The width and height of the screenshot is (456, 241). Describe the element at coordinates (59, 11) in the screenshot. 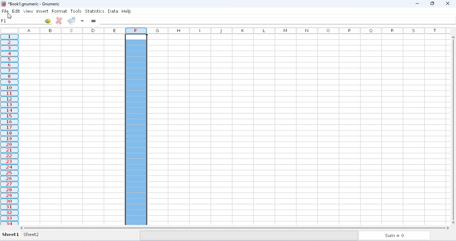

I see `format` at that location.